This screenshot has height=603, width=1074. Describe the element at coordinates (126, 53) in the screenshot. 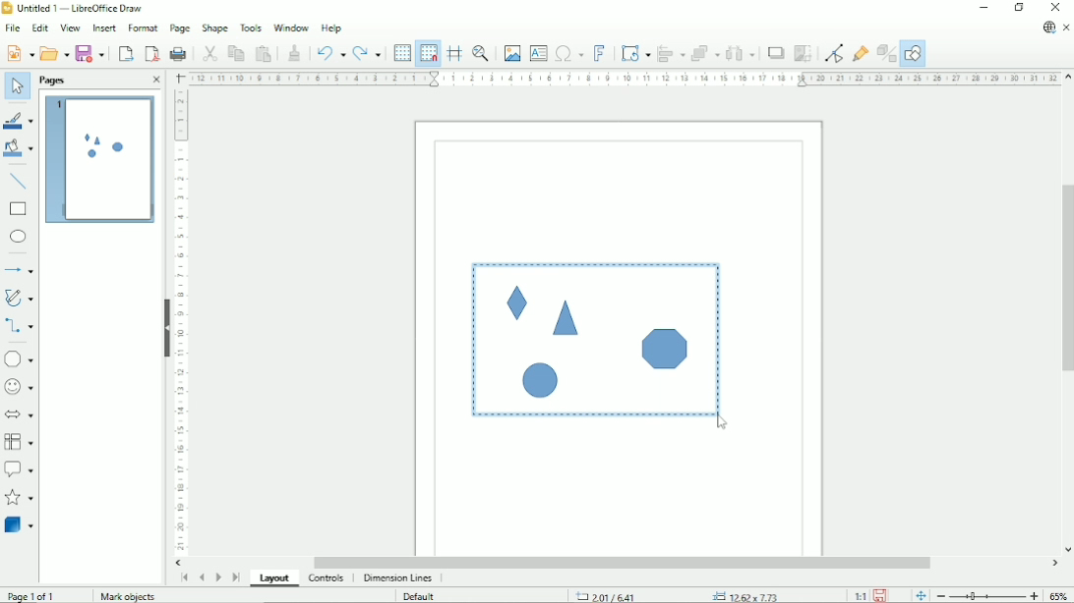

I see `Export` at that location.